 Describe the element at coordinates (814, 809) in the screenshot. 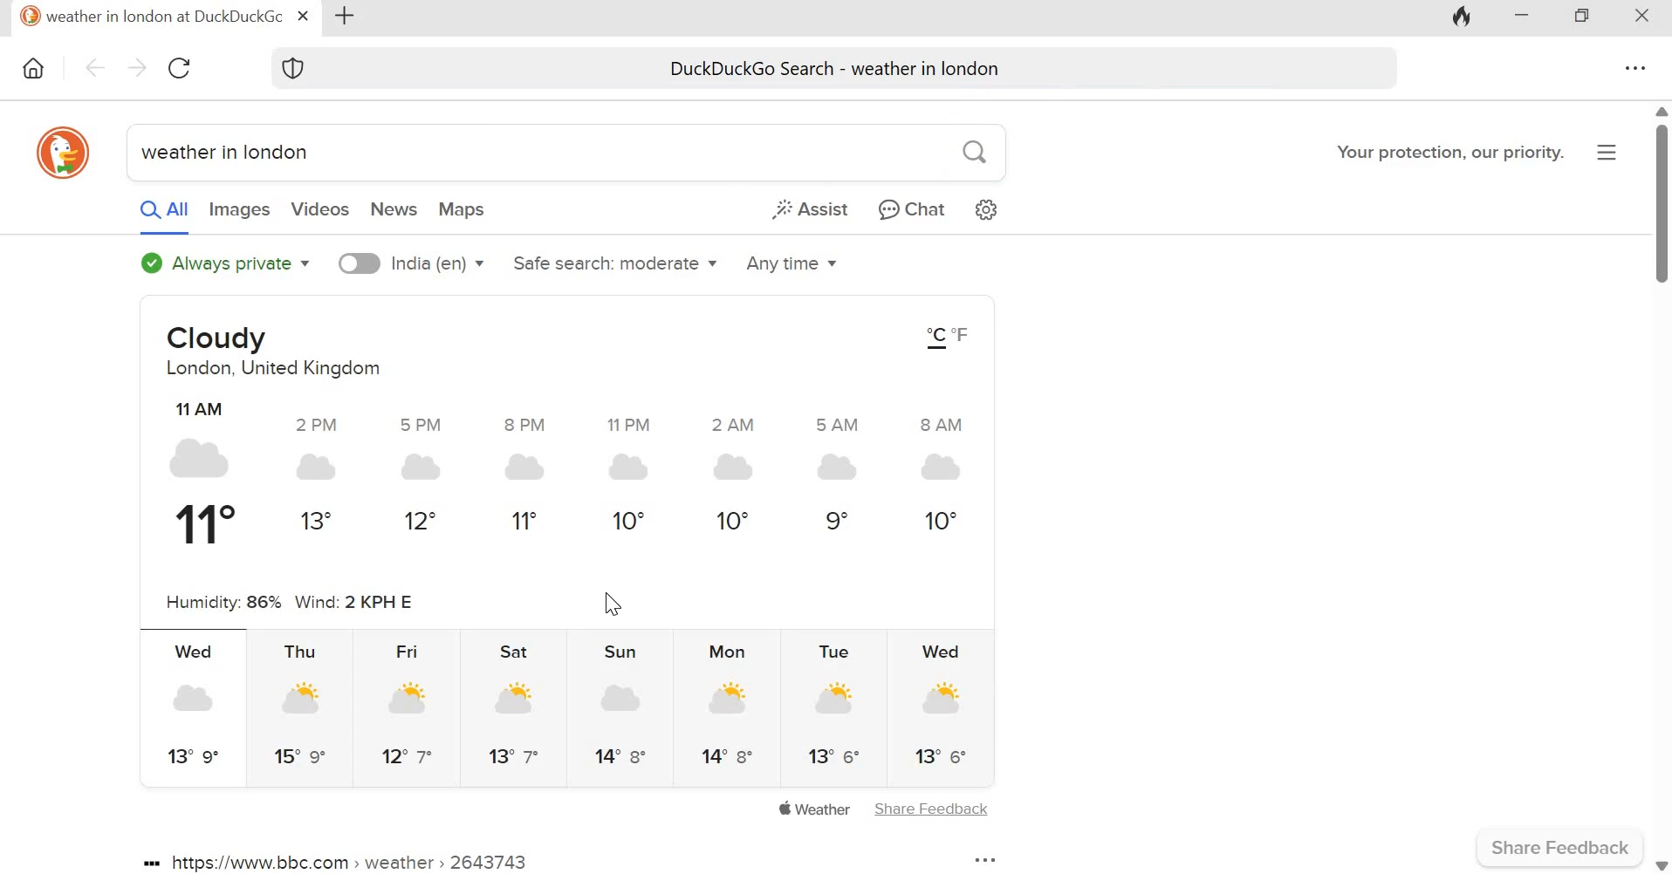

I see `Apple weather` at that location.